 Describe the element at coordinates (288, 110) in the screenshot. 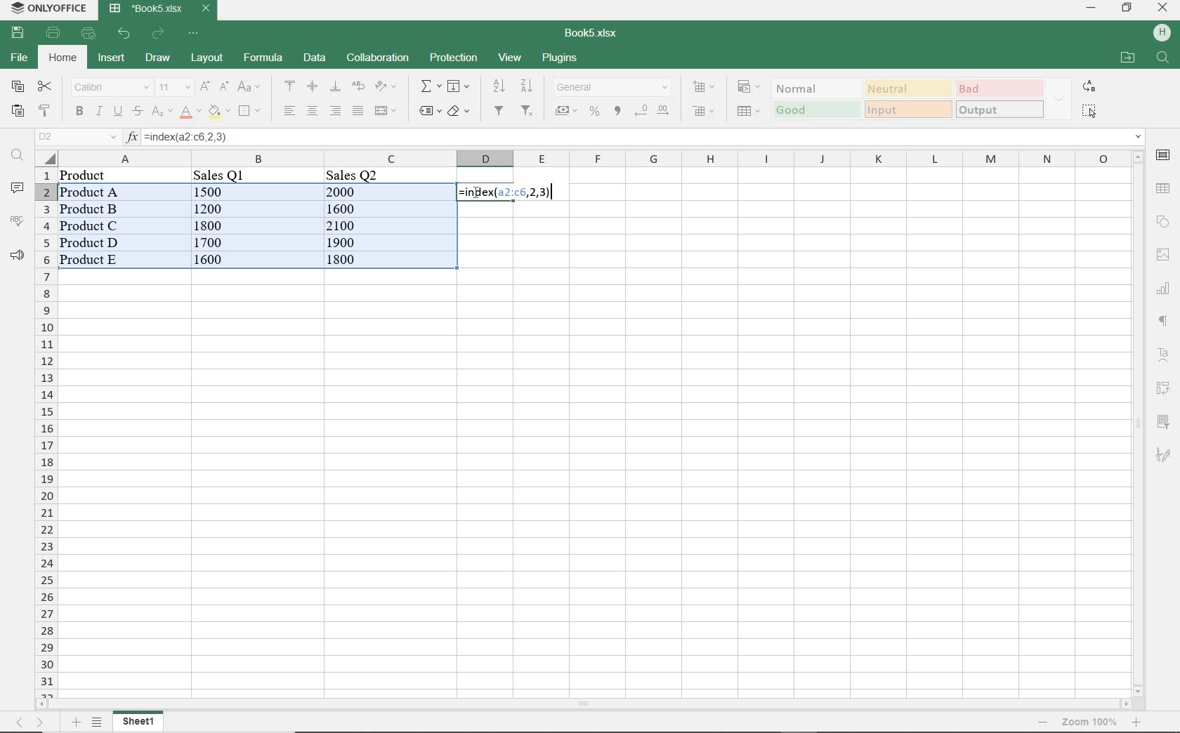

I see `align right` at that location.